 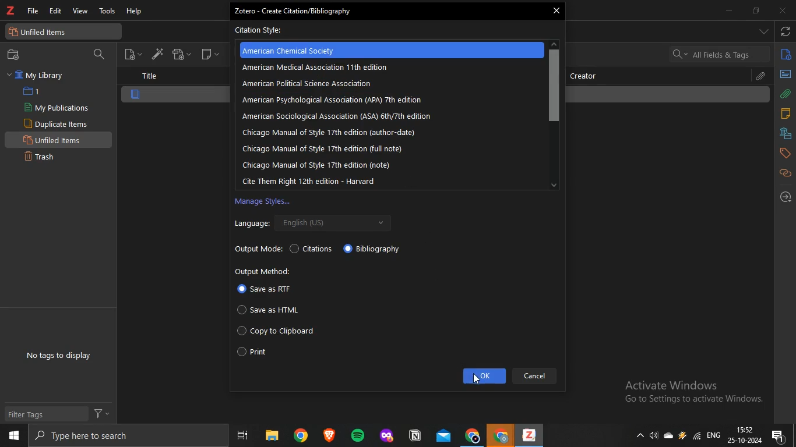 What do you see at coordinates (786, 56) in the screenshot?
I see `info` at bounding box center [786, 56].